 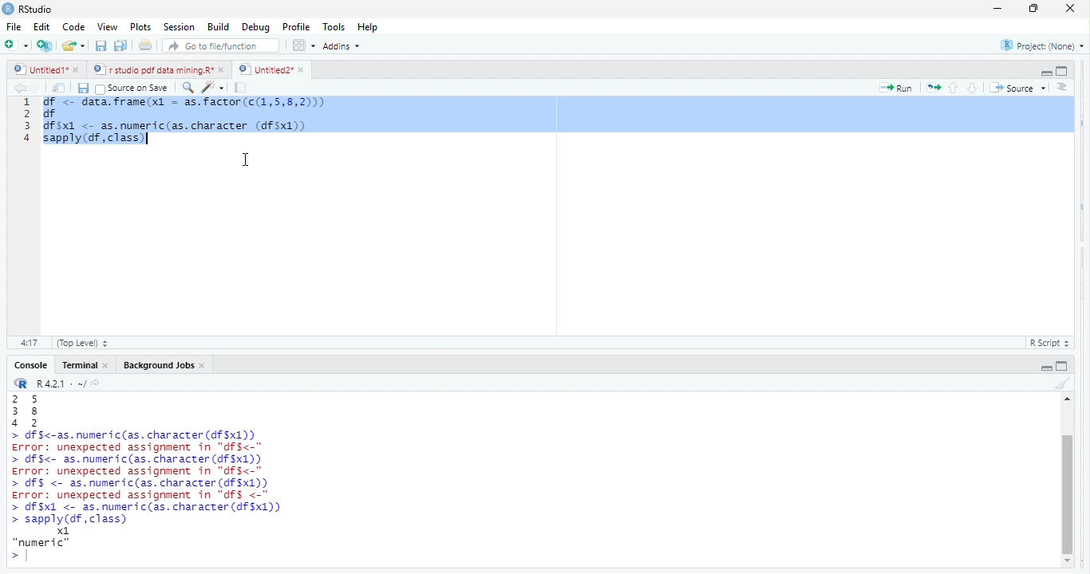 I want to click on r studio, so click(x=37, y=9).